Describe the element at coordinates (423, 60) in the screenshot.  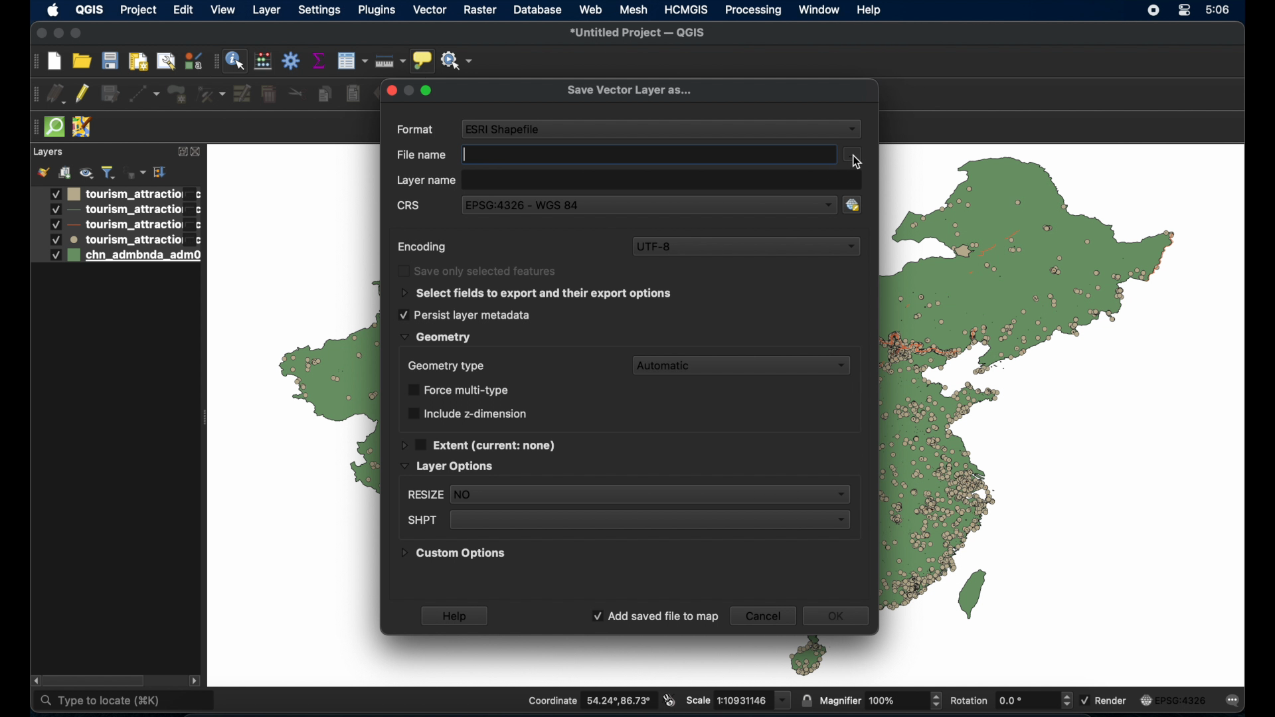
I see `show map tips` at that location.